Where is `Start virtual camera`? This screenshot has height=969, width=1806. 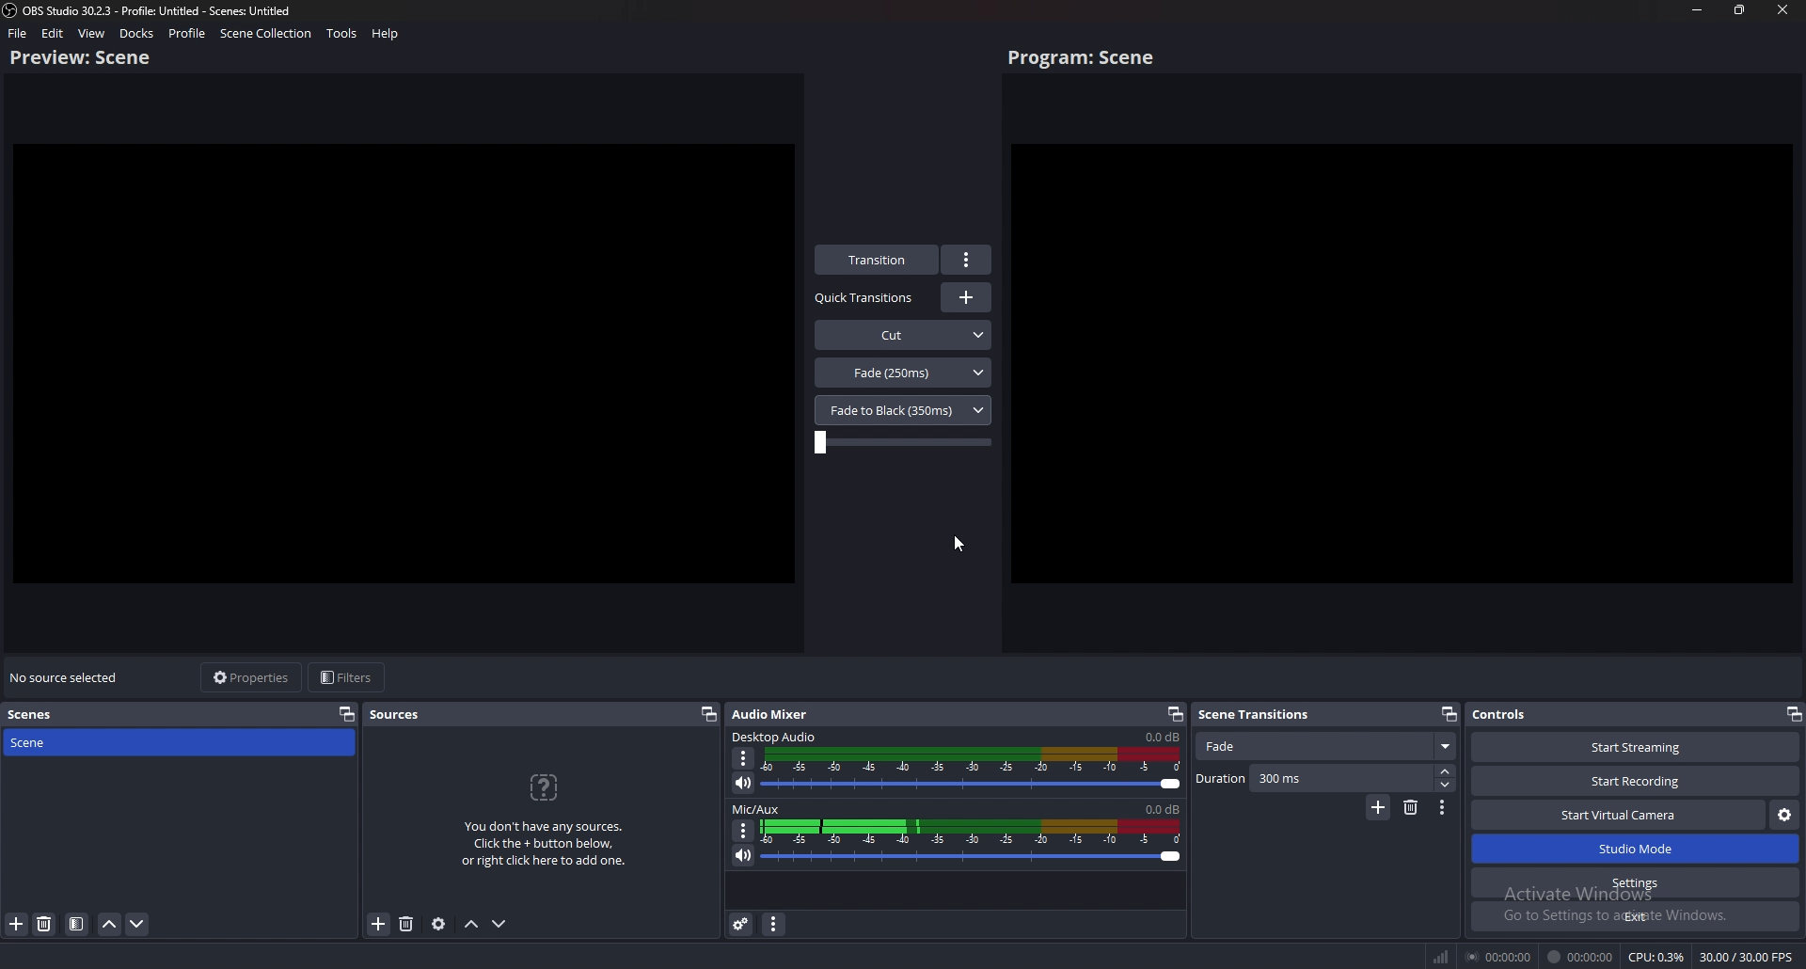
Start virtual camera is located at coordinates (1619, 815).